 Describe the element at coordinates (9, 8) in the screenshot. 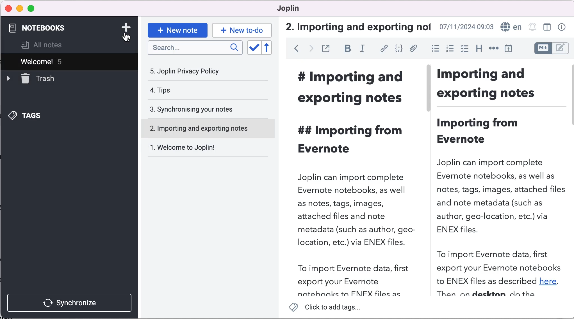

I see `close` at that location.